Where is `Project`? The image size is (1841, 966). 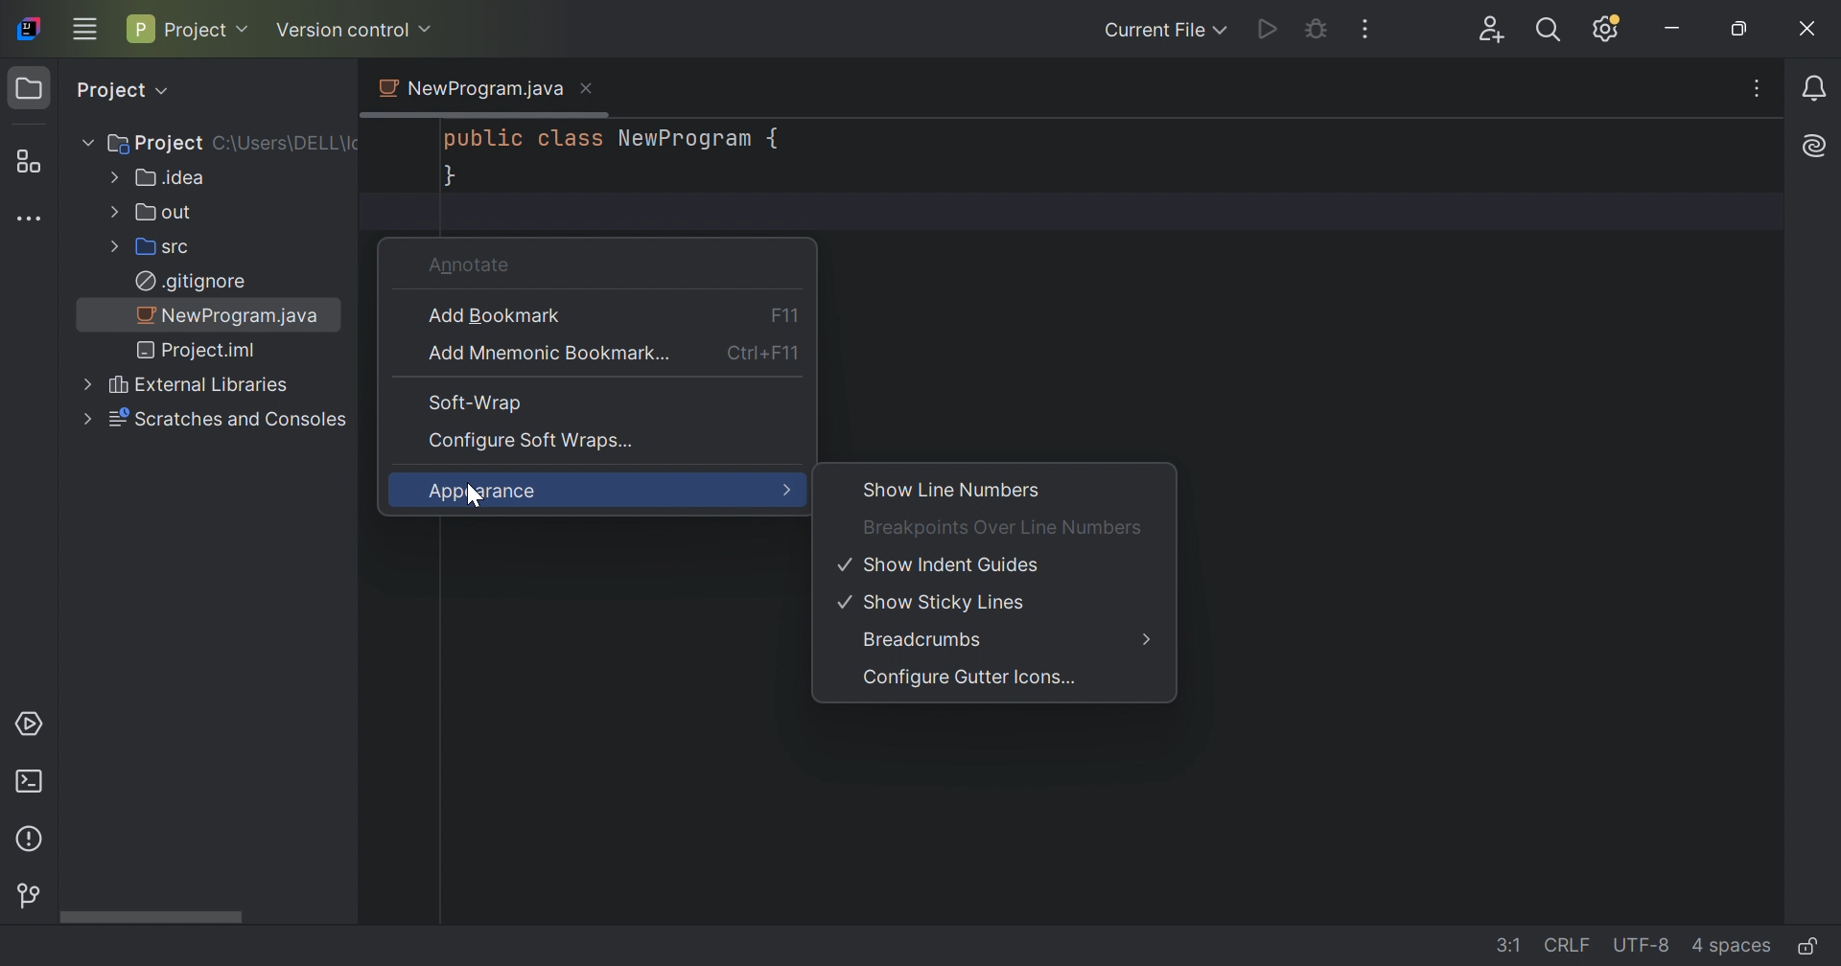 Project is located at coordinates (33, 90).